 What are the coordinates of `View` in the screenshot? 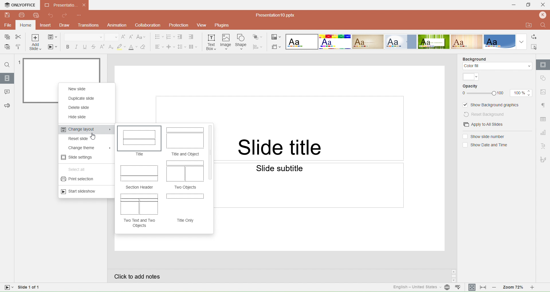 It's located at (201, 26).